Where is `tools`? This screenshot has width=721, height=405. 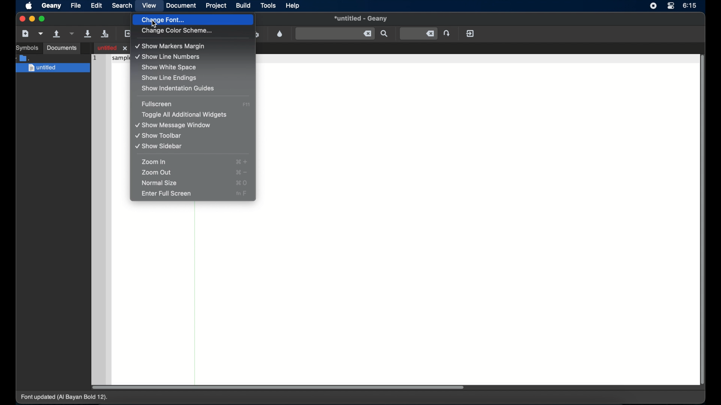 tools is located at coordinates (269, 6).